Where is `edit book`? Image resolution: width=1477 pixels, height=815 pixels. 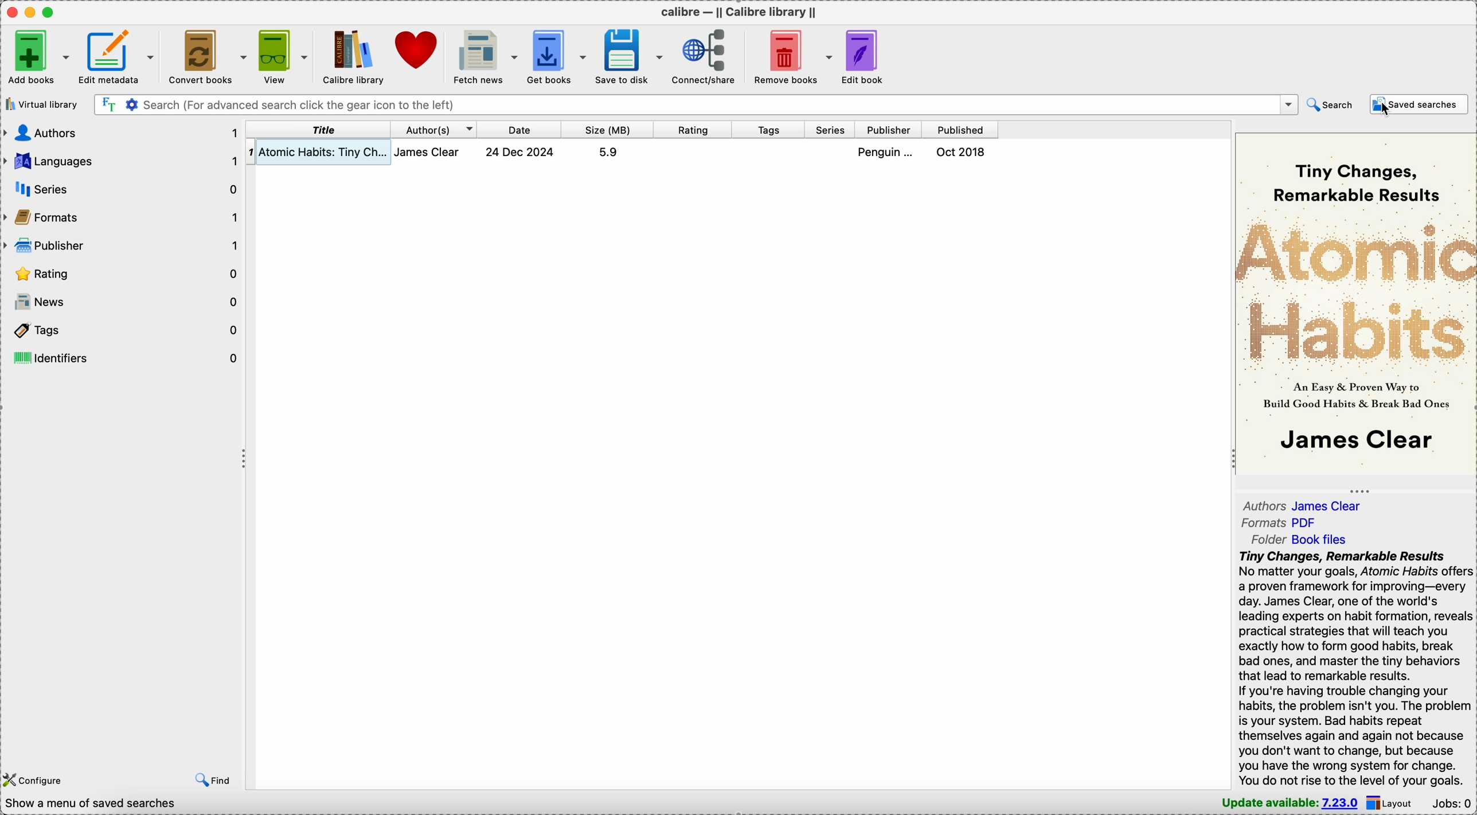
edit book is located at coordinates (870, 56).